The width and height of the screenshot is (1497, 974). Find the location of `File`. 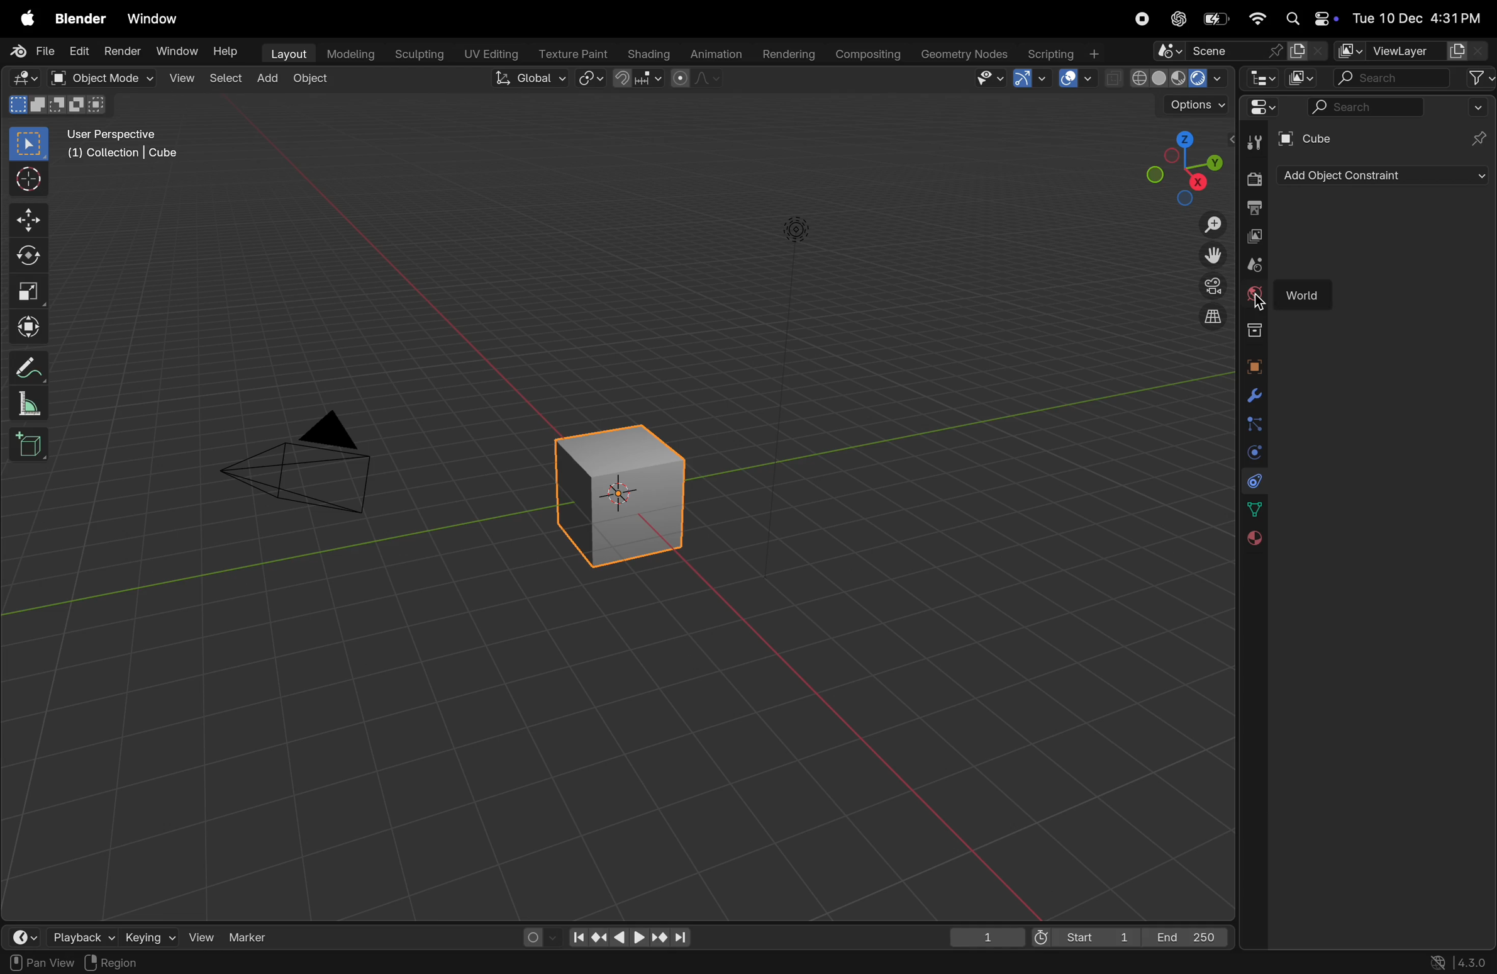

File is located at coordinates (30, 51).